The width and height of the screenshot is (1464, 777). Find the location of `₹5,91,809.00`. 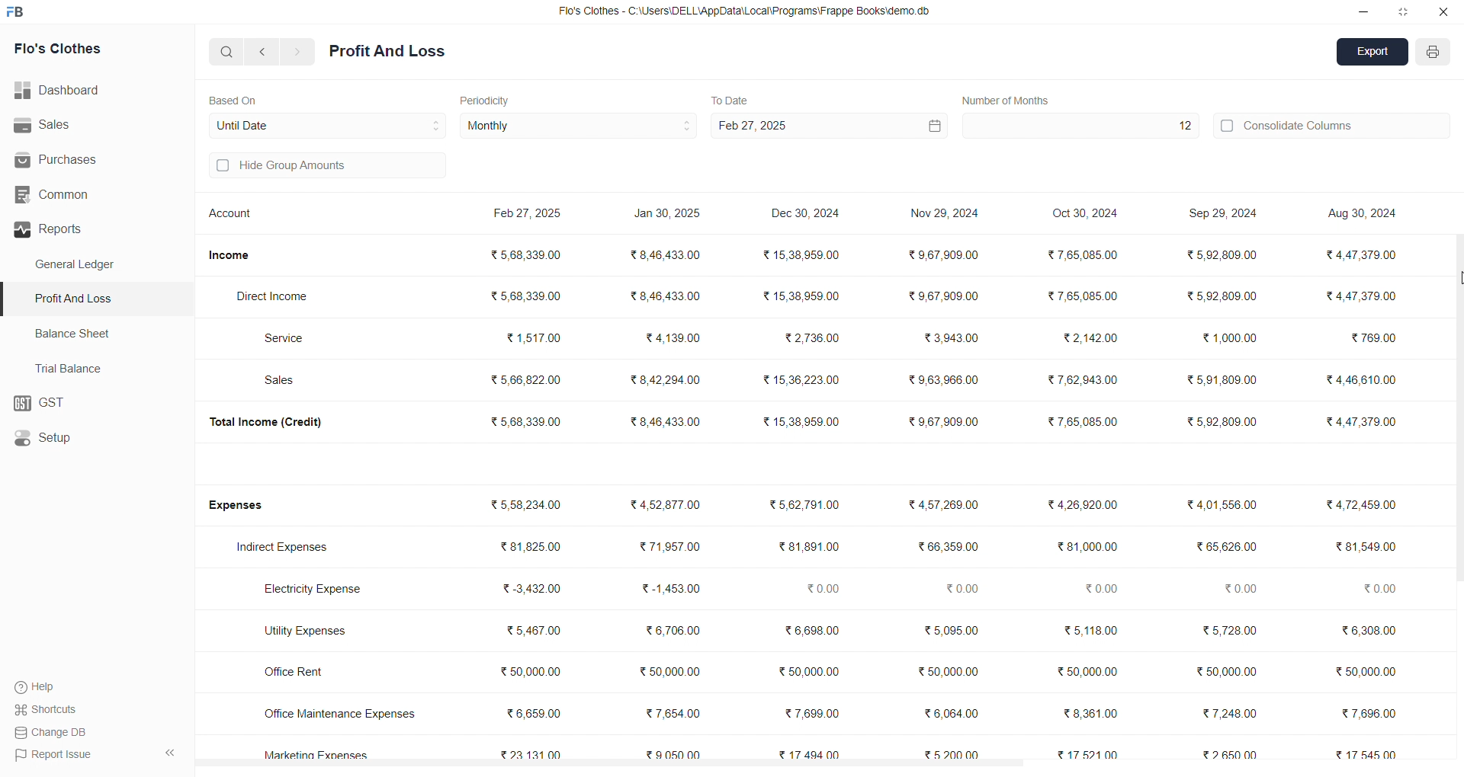

₹5,91,809.00 is located at coordinates (1217, 379).